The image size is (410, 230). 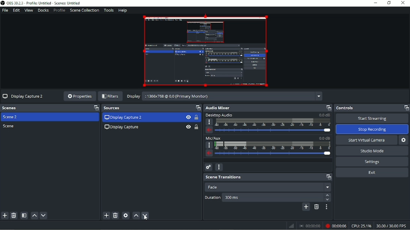 I want to click on Minimize, so click(x=375, y=3).